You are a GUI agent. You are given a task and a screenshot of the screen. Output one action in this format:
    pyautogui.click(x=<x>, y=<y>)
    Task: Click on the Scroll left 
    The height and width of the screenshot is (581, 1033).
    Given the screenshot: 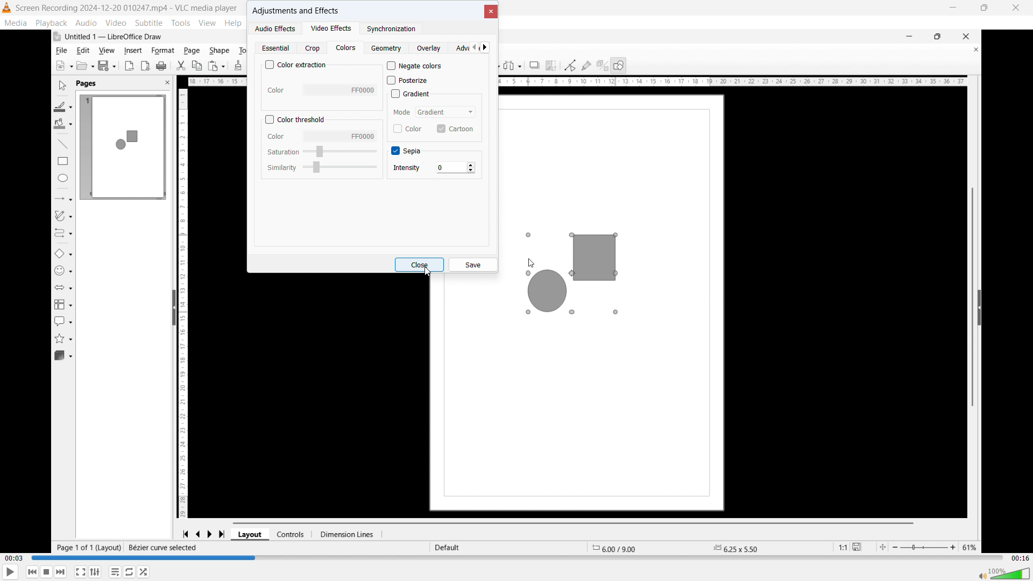 What is the action you would take?
    pyautogui.click(x=473, y=47)
    